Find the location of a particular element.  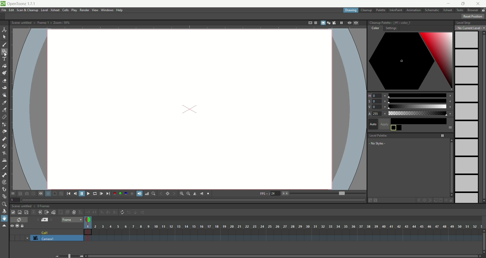

next memo is located at coordinates (51, 220).